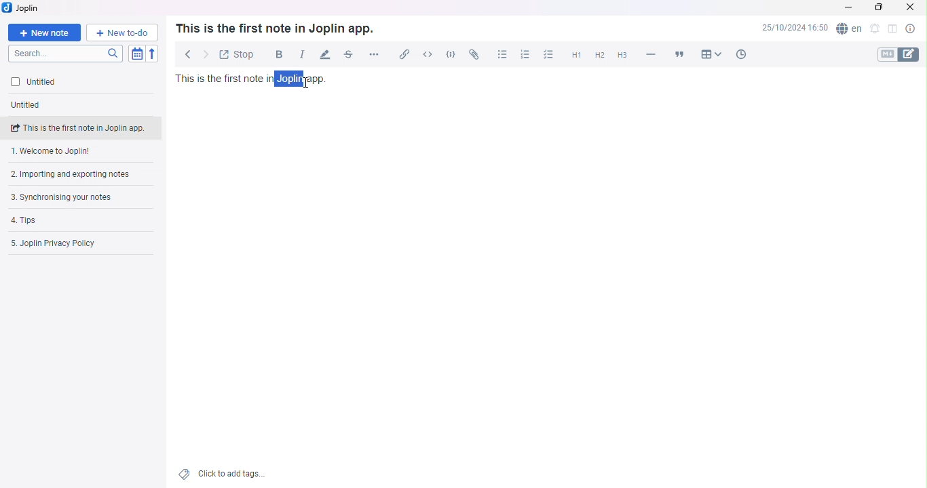  I want to click on More options, so click(376, 54).